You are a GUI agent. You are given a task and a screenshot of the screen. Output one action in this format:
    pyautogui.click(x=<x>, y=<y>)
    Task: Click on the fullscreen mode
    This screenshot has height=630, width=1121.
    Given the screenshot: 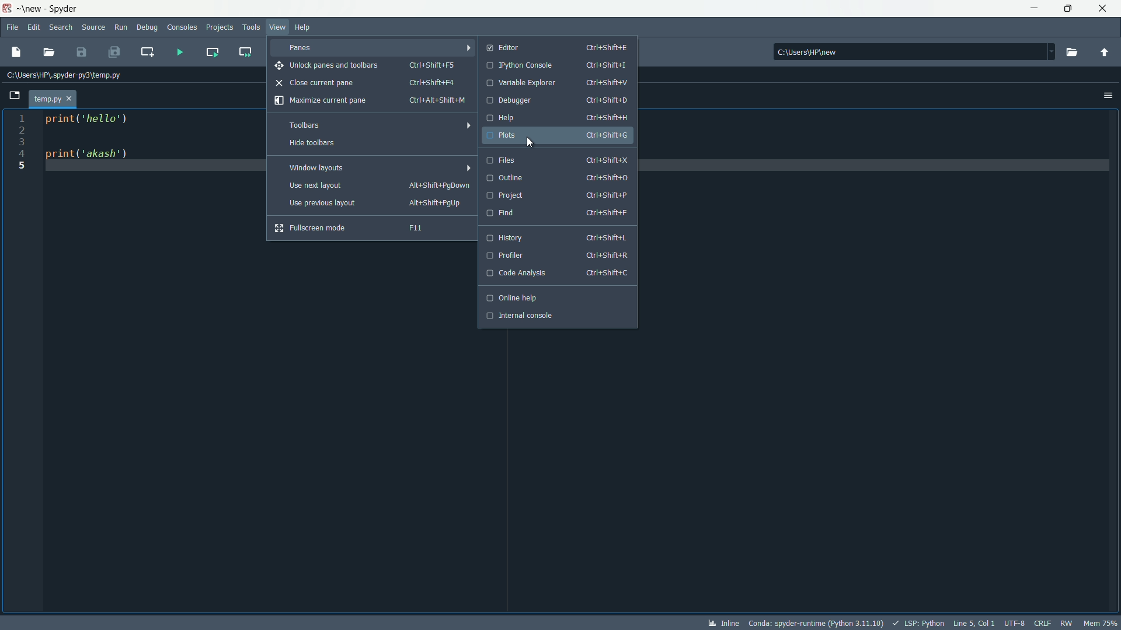 What is the action you would take?
    pyautogui.click(x=365, y=228)
    